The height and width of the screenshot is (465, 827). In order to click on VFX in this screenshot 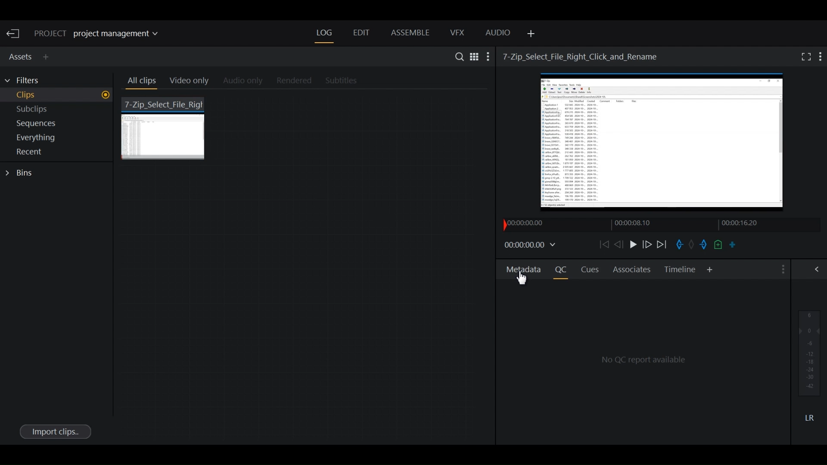, I will do `click(458, 33)`.